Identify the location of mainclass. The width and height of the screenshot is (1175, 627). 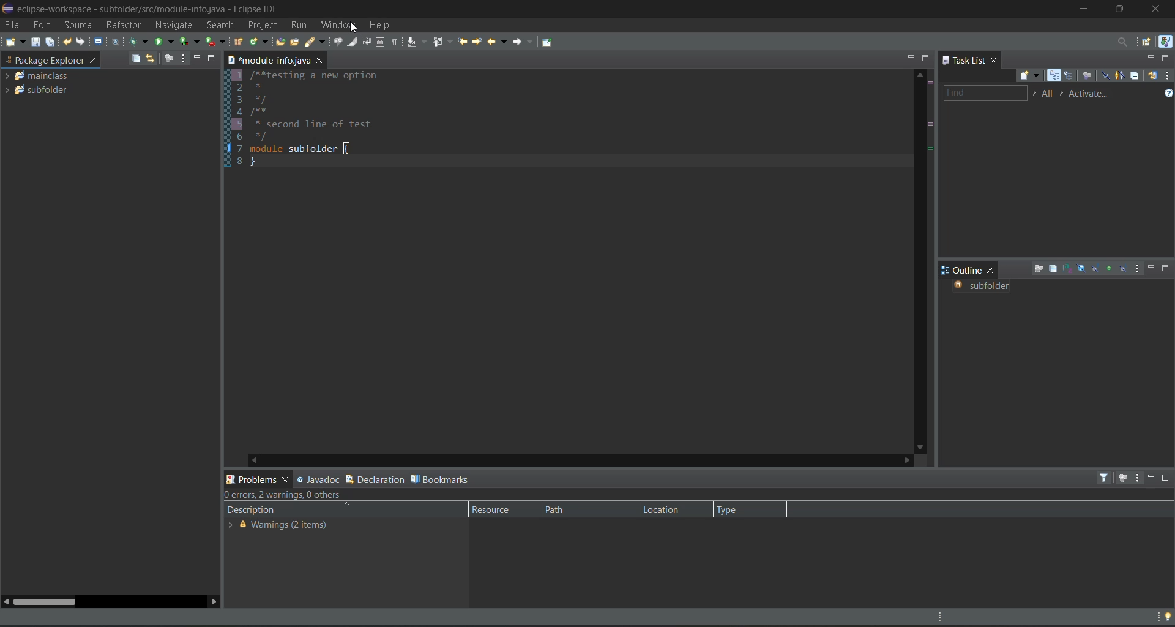
(43, 78).